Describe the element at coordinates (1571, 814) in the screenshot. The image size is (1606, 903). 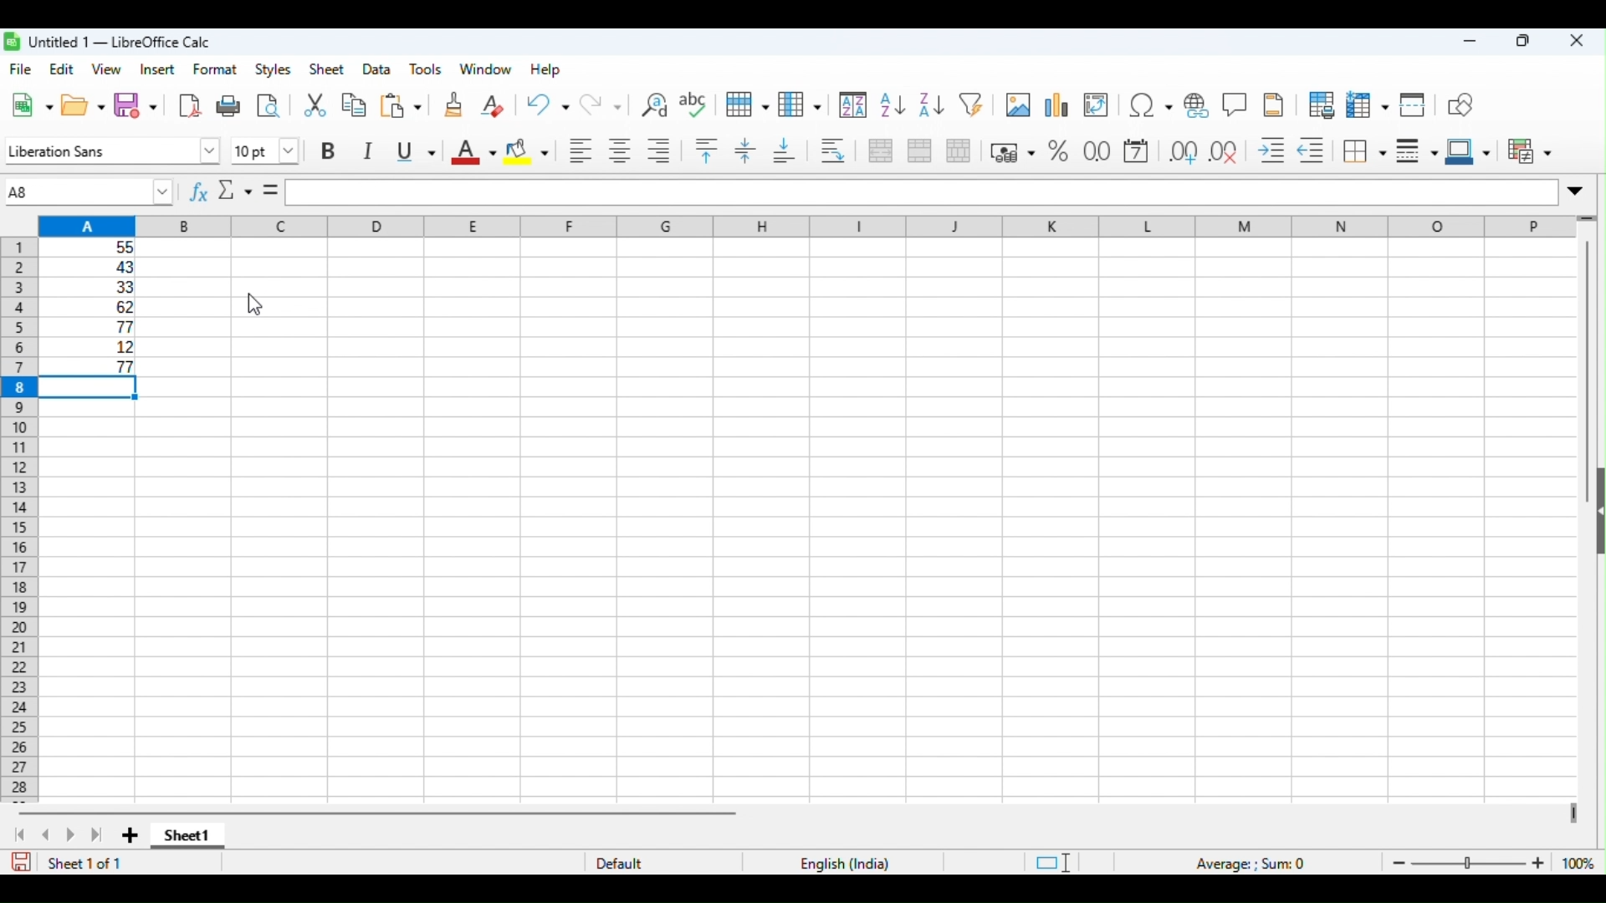
I see `drag to view next columns` at that location.